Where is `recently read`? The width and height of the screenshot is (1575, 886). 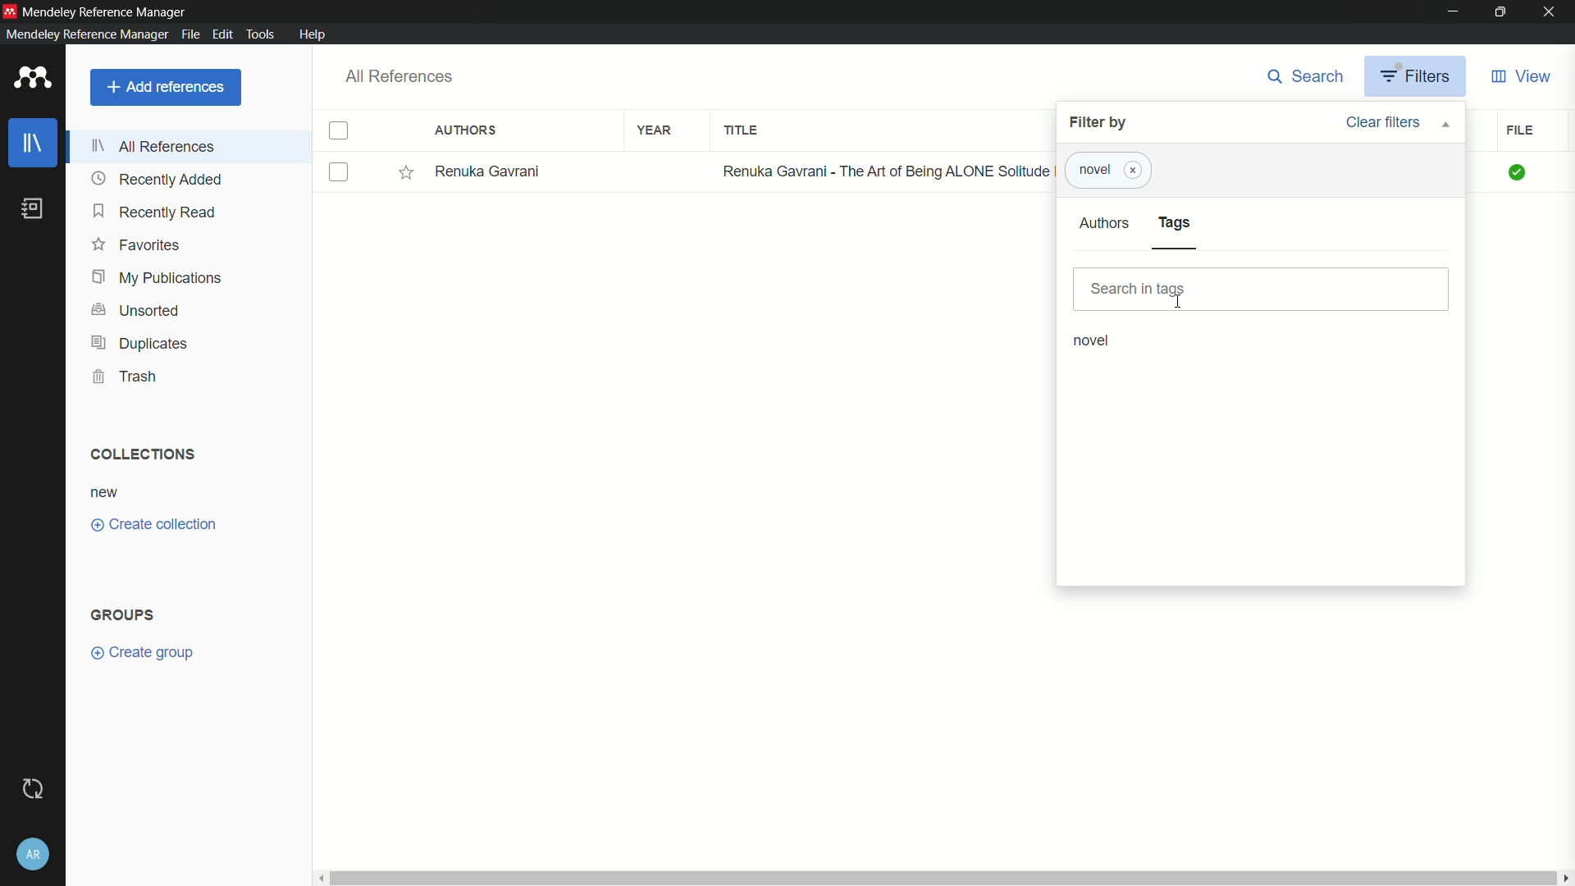
recently read is located at coordinates (157, 212).